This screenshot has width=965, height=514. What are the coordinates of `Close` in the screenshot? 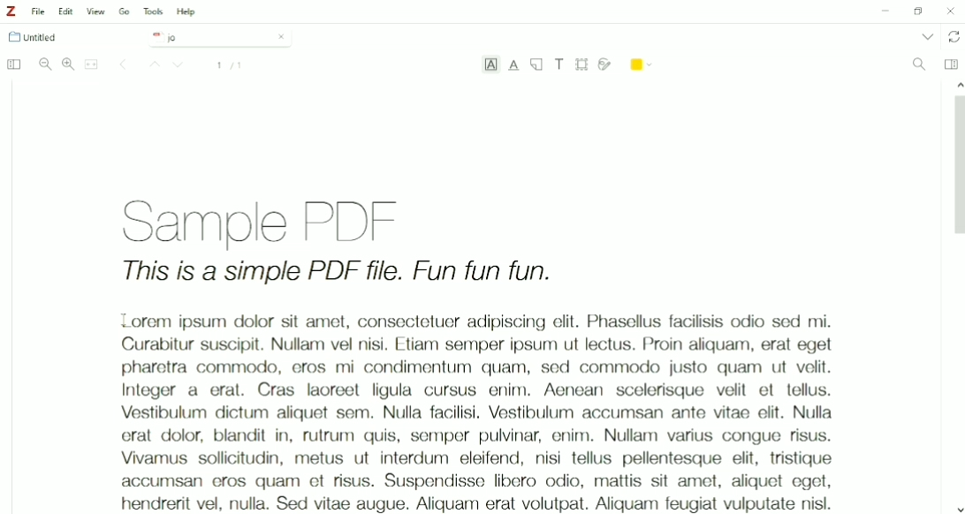 It's located at (951, 11).